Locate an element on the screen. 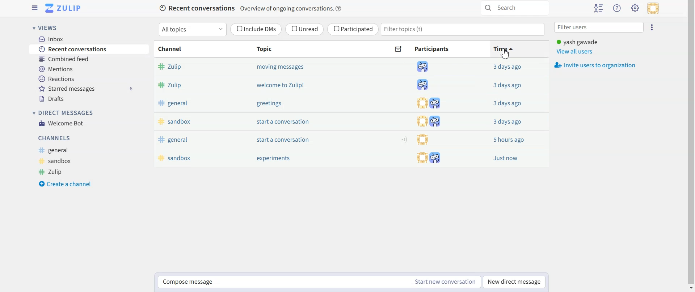  participants is located at coordinates (428, 158).